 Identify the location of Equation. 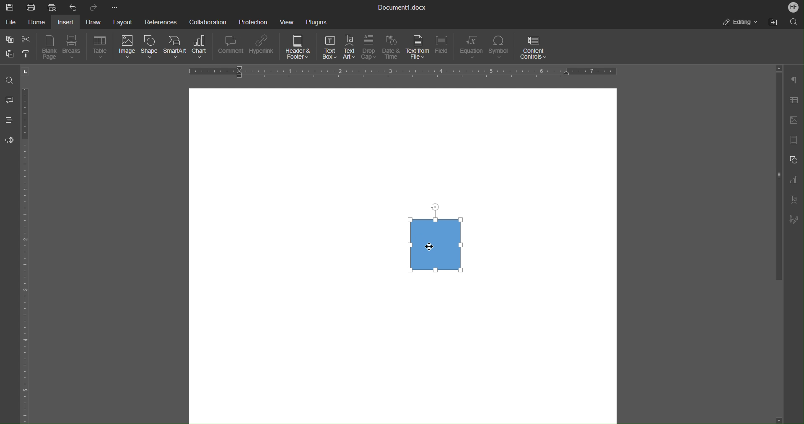
(472, 49).